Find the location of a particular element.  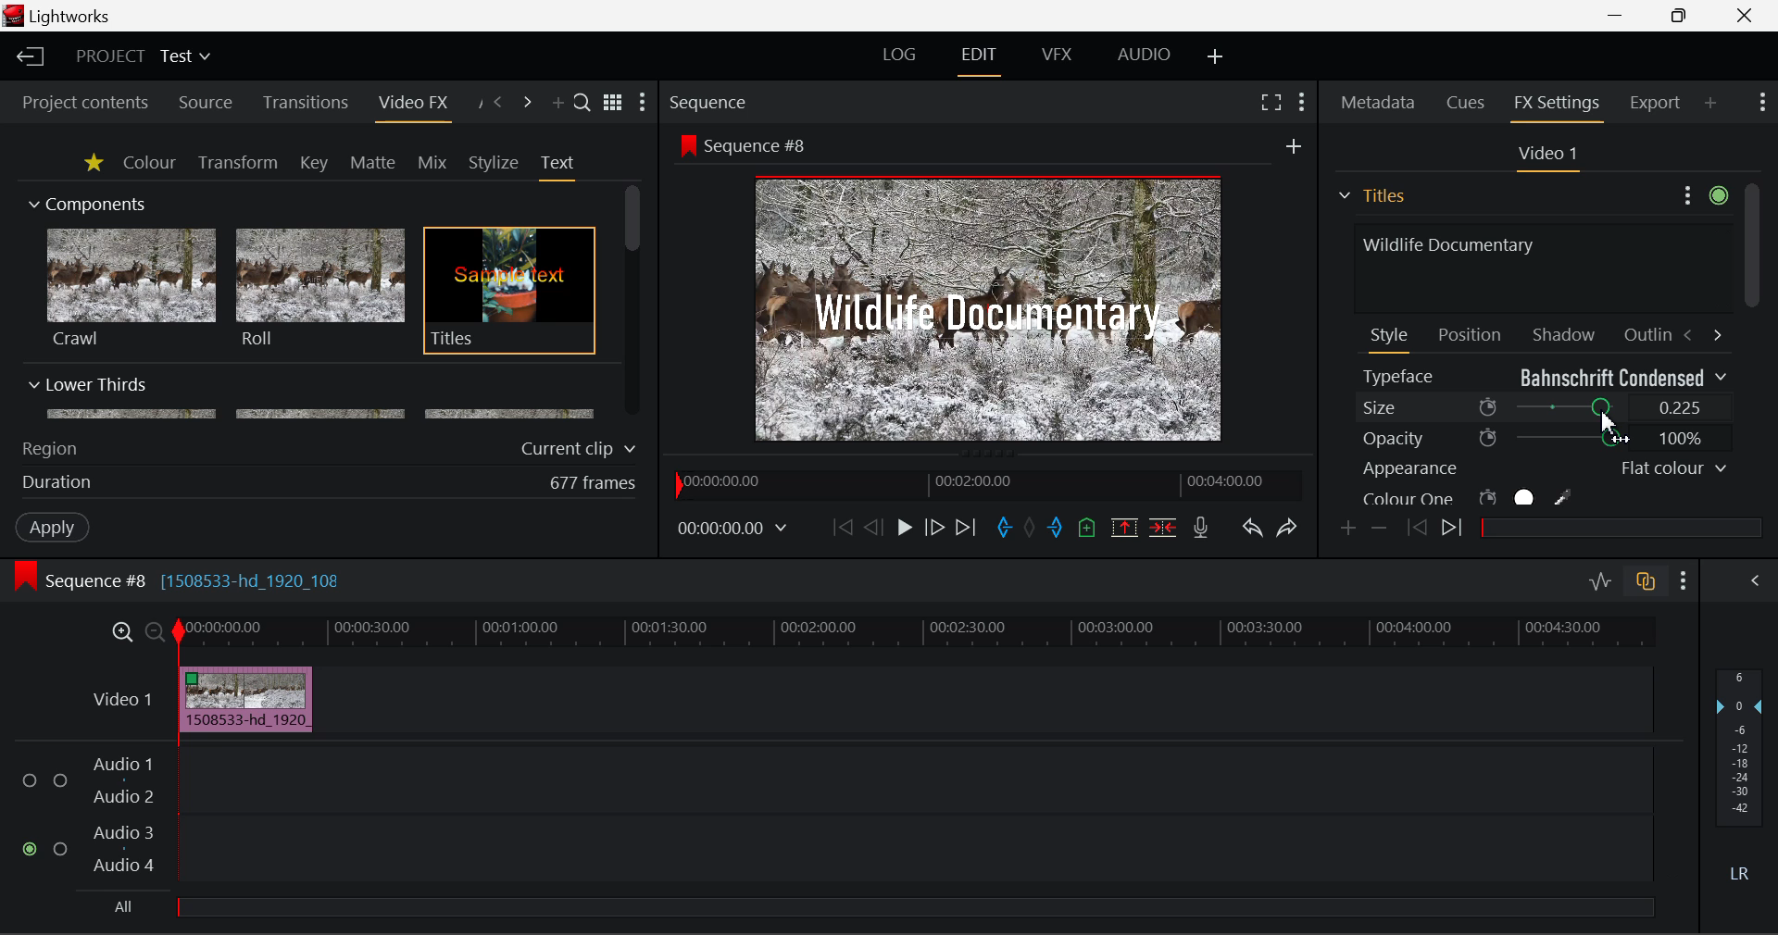

icon is located at coordinates (686, 144).